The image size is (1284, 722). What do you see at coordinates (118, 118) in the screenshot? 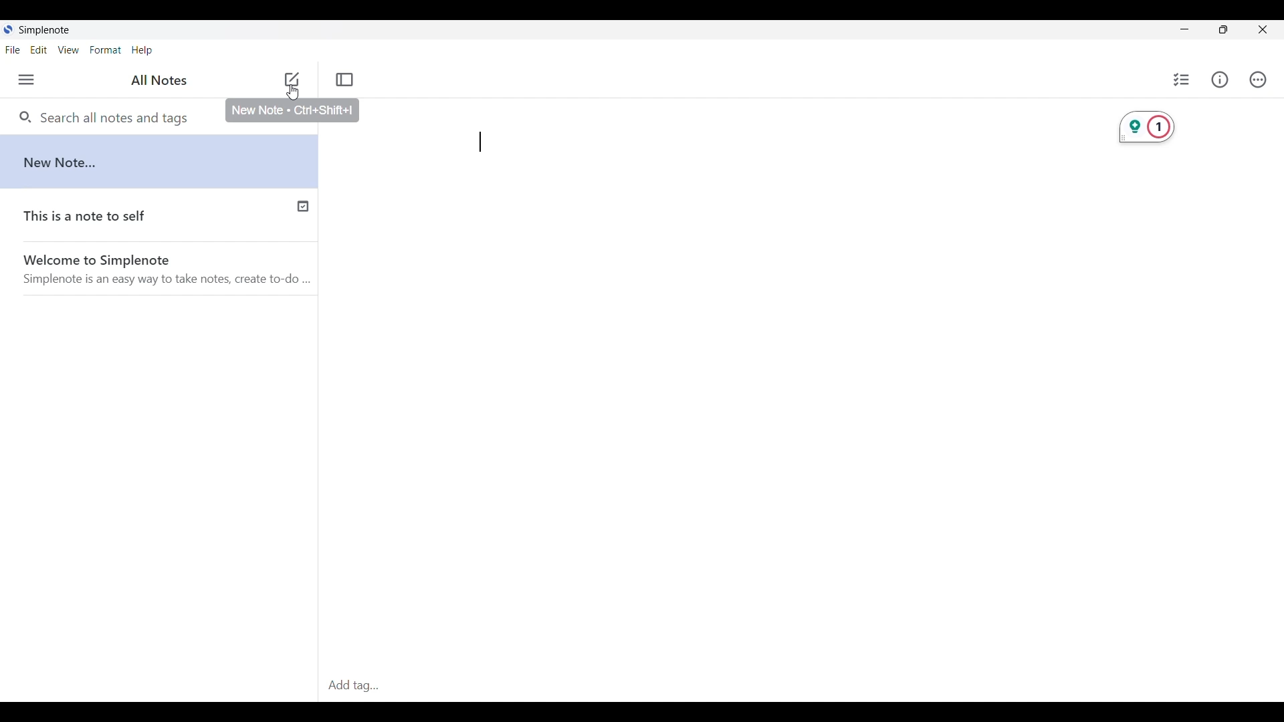
I see `Search all notes and tags` at bounding box center [118, 118].